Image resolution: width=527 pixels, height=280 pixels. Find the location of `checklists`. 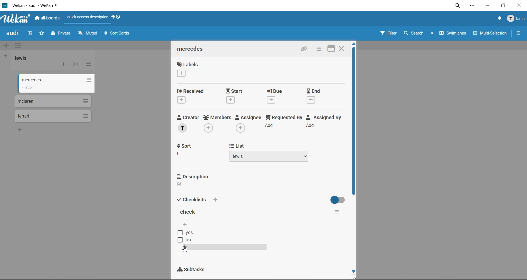

checklists is located at coordinates (192, 201).